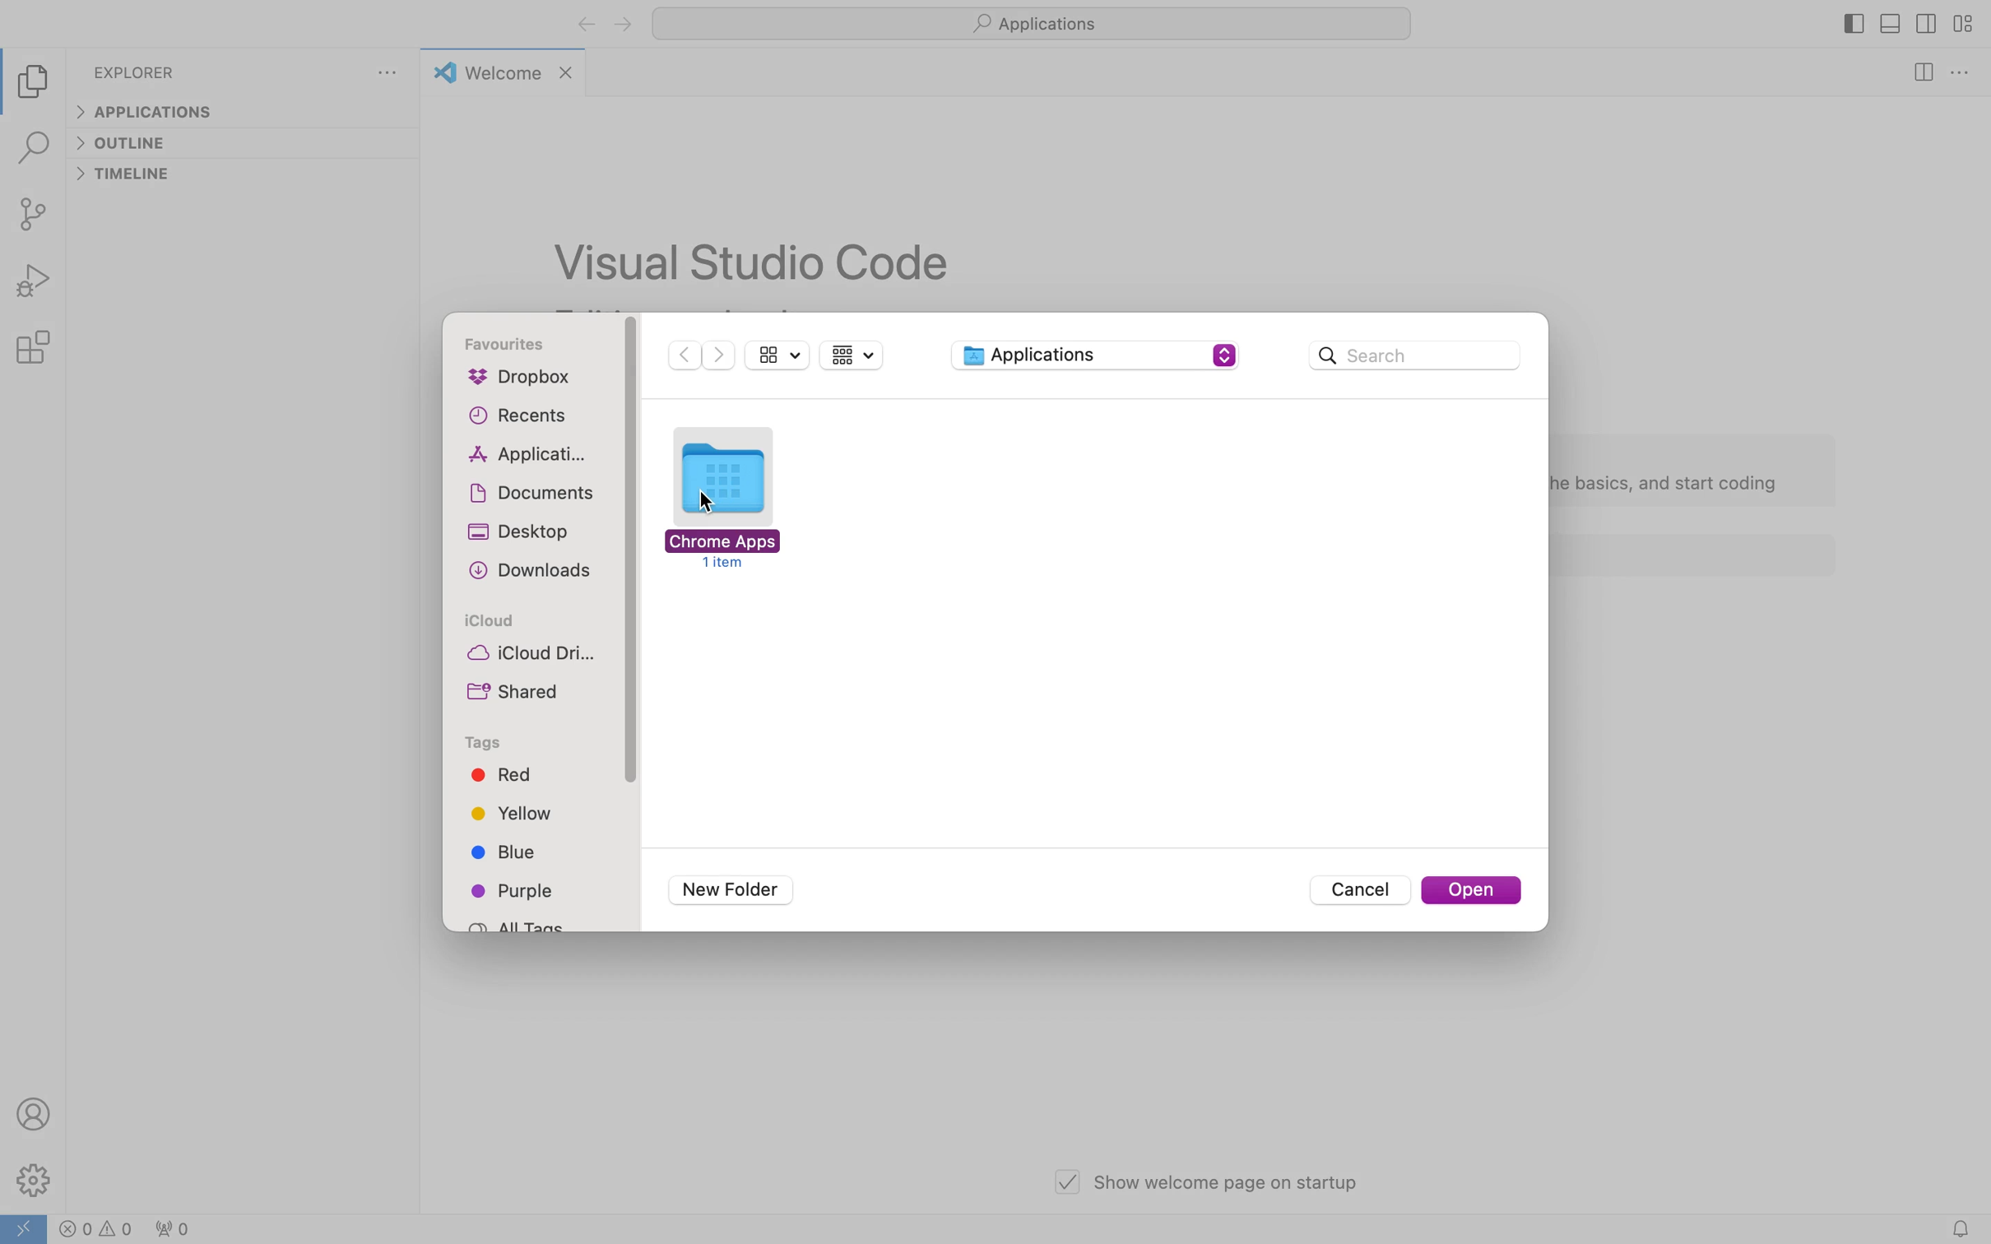 The image size is (1991, 1244). What do you see at coordinates (487, 621) in the screenshot?
I see `icloud` at bounding box center [487, 621].